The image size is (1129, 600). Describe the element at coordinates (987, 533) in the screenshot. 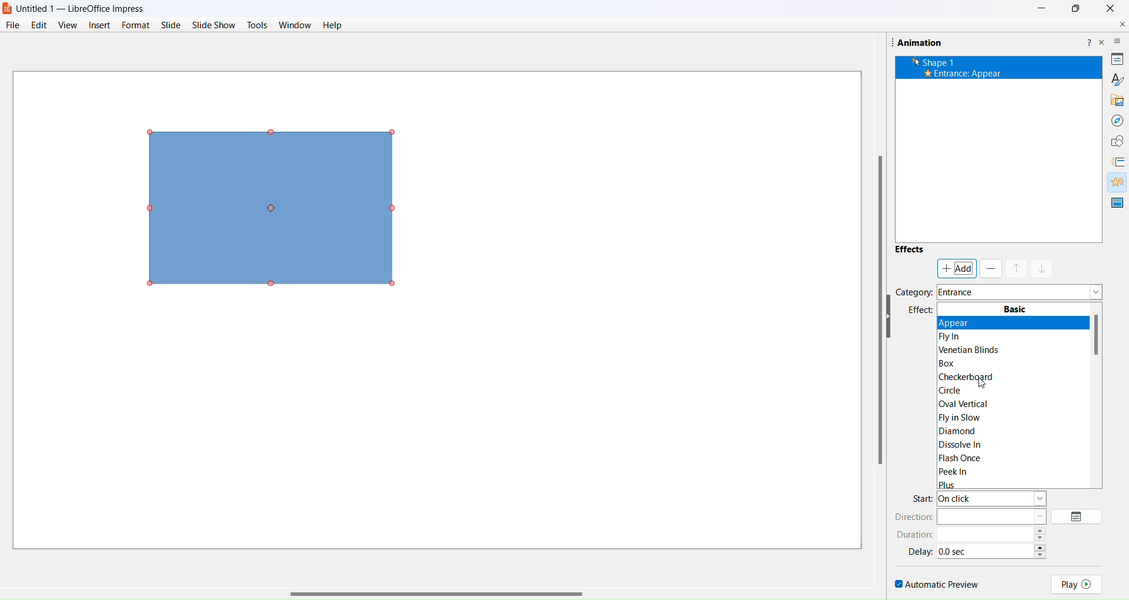

I see `time` at that location.